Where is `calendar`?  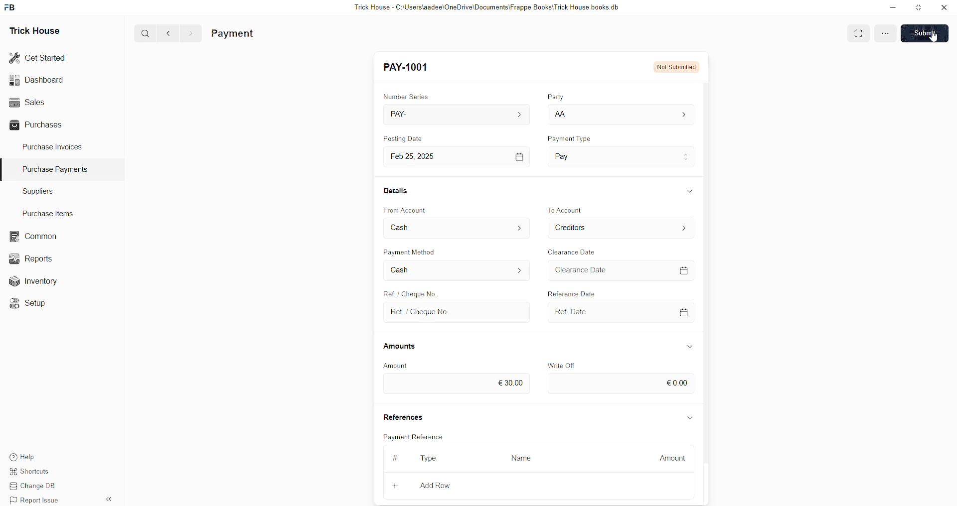 calendar is located at coordinates (691, 271).